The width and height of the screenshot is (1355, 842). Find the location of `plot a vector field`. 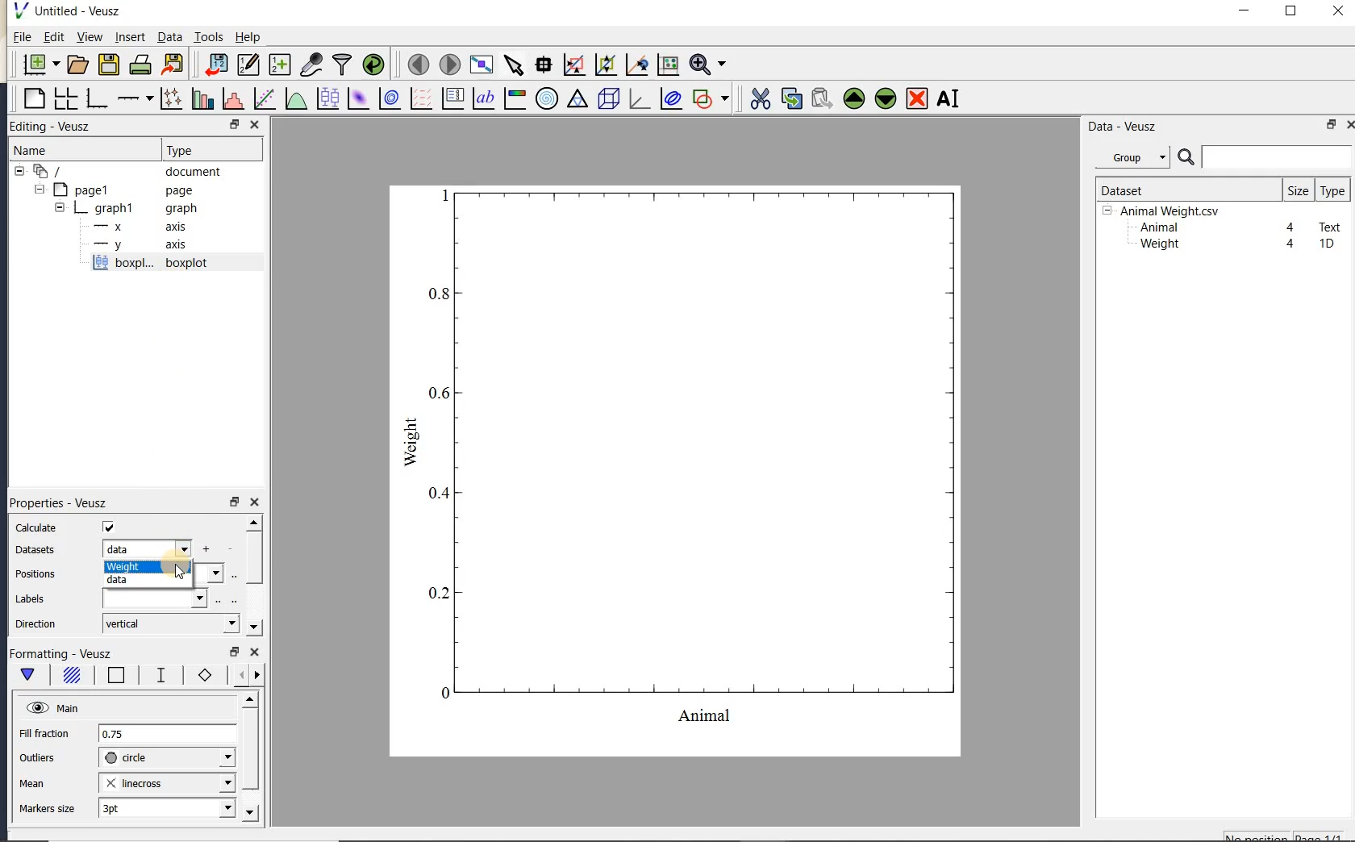

plot a vector field is located at coordinates (419, 99).